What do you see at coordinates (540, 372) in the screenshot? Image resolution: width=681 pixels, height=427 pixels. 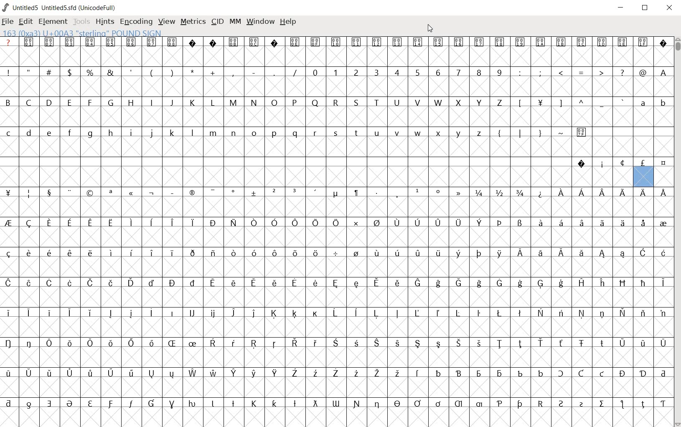 I see `Symbol` at bounding box center [540, 372].